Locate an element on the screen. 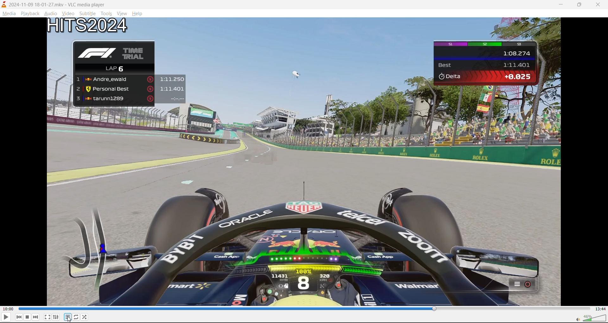 The image size is (608, 323). random is located at coordinates (86, 316).